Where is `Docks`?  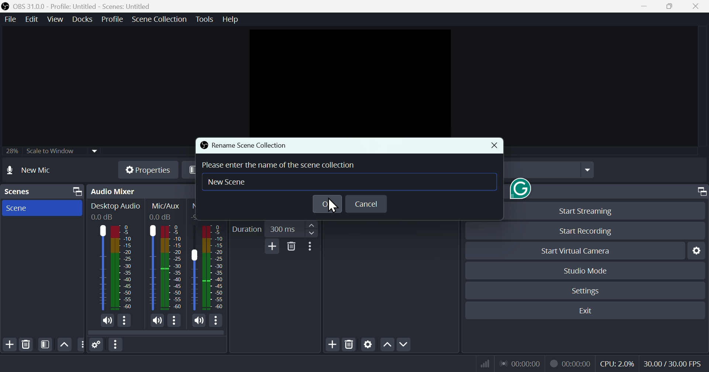
Docks is located at coordinates (81, 21).